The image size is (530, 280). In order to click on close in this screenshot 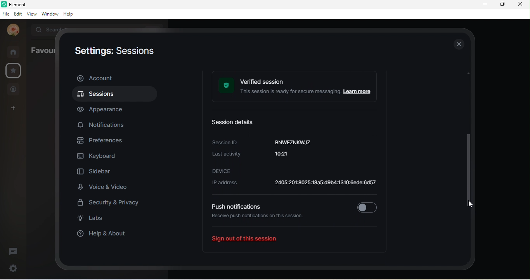, I will do `click(458, 44)`.